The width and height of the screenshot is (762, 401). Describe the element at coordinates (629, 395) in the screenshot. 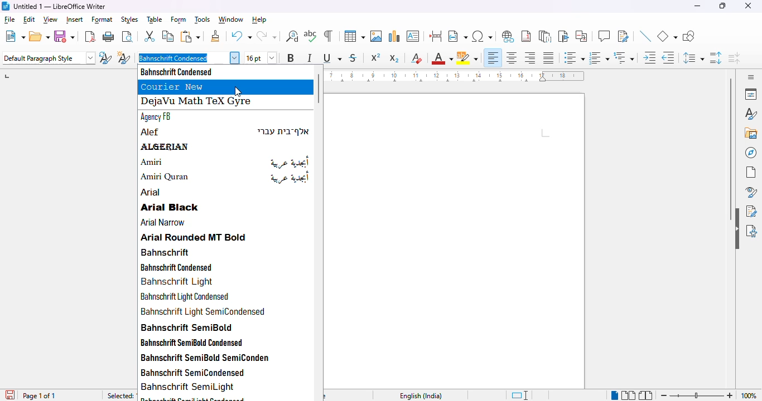

I see `multi page view` at that location.